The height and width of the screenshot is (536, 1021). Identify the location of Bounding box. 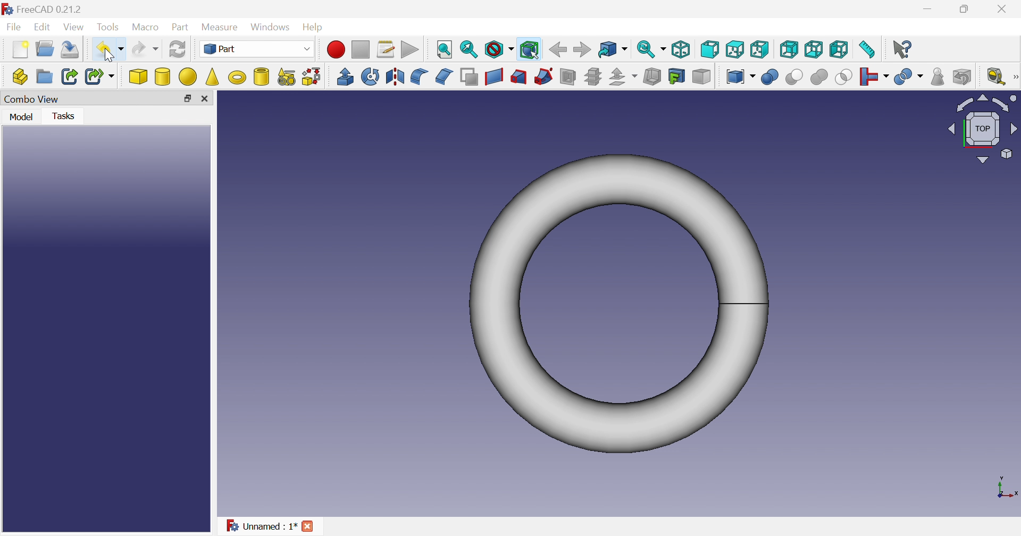
(531, 51).